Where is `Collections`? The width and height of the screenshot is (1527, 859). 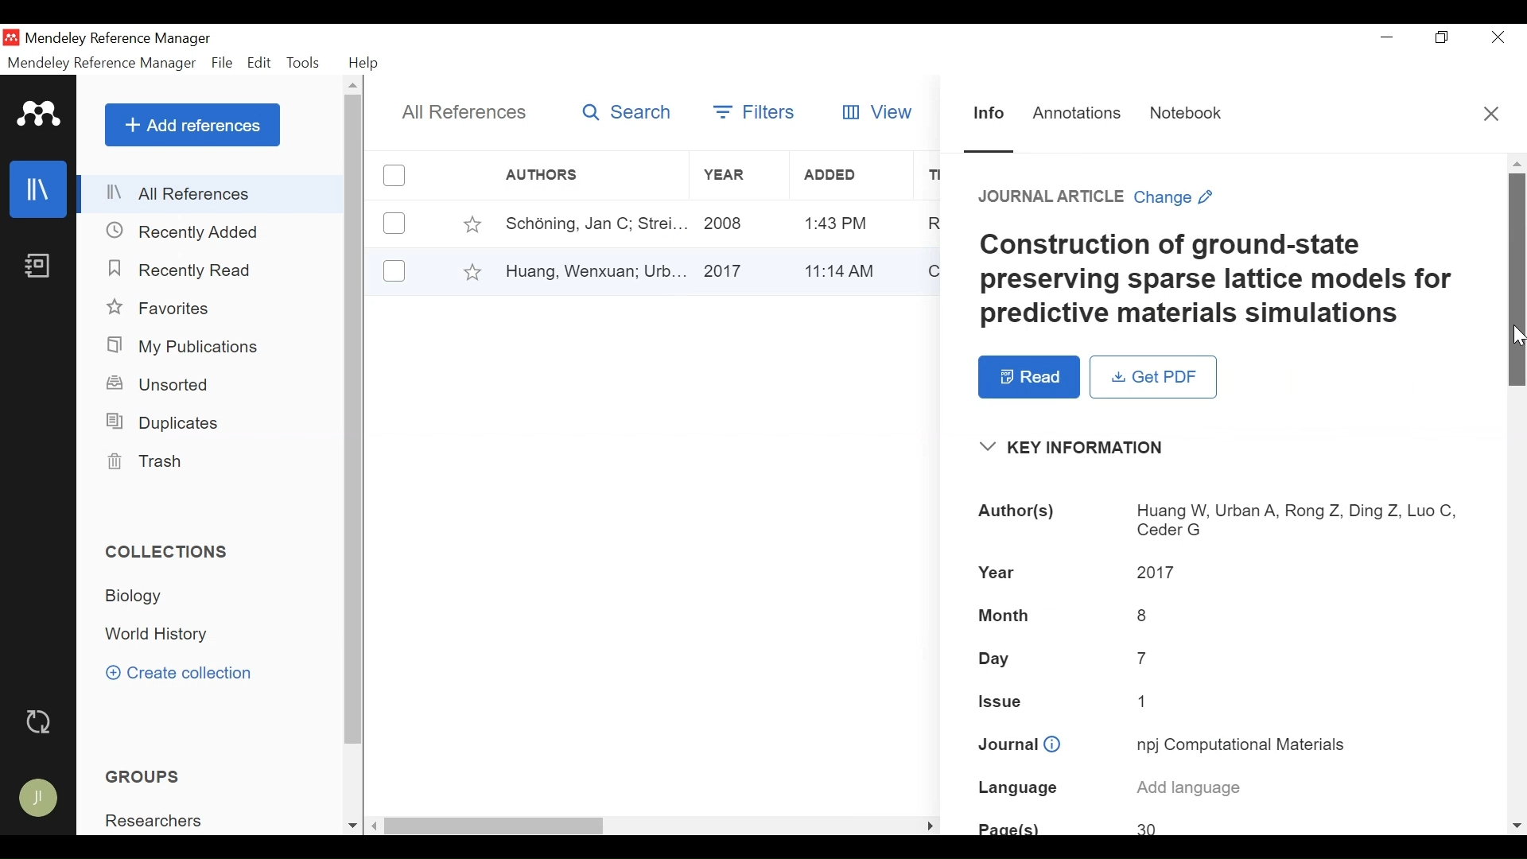 Collections is located at coordinates (169, 552).